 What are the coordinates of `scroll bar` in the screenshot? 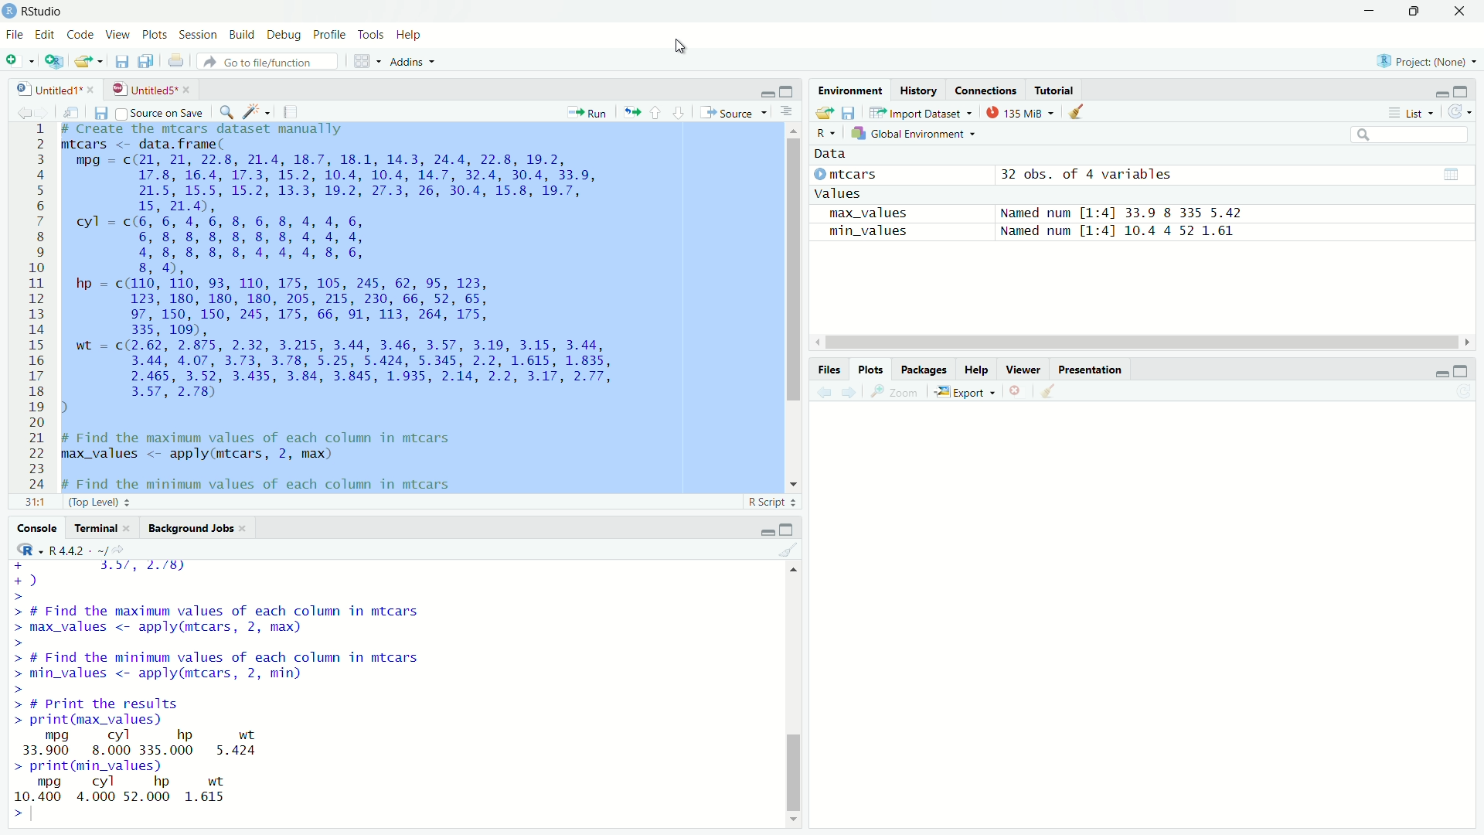 It's located at (1147, 342).